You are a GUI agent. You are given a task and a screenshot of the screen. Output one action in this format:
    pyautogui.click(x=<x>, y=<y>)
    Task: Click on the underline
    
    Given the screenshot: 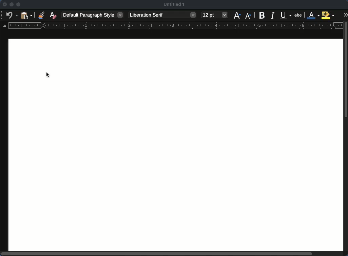 What is the action you would take?
    pyautogui.click(x=286, y=14)
    